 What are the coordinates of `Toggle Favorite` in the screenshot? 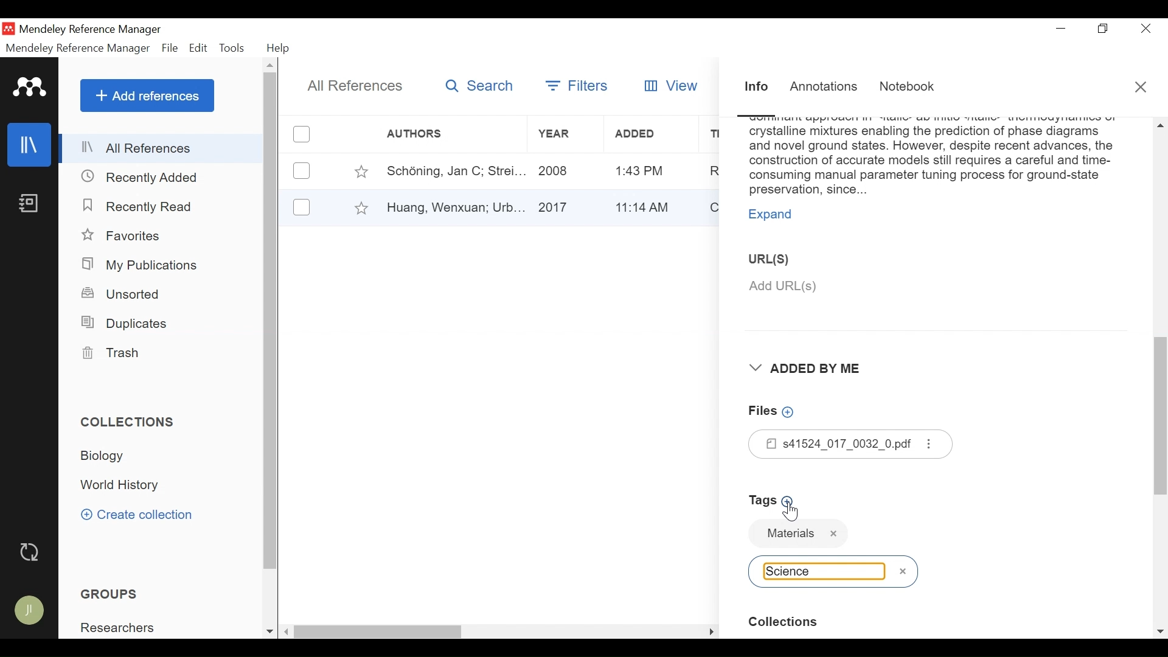 It's located at (361, 171).